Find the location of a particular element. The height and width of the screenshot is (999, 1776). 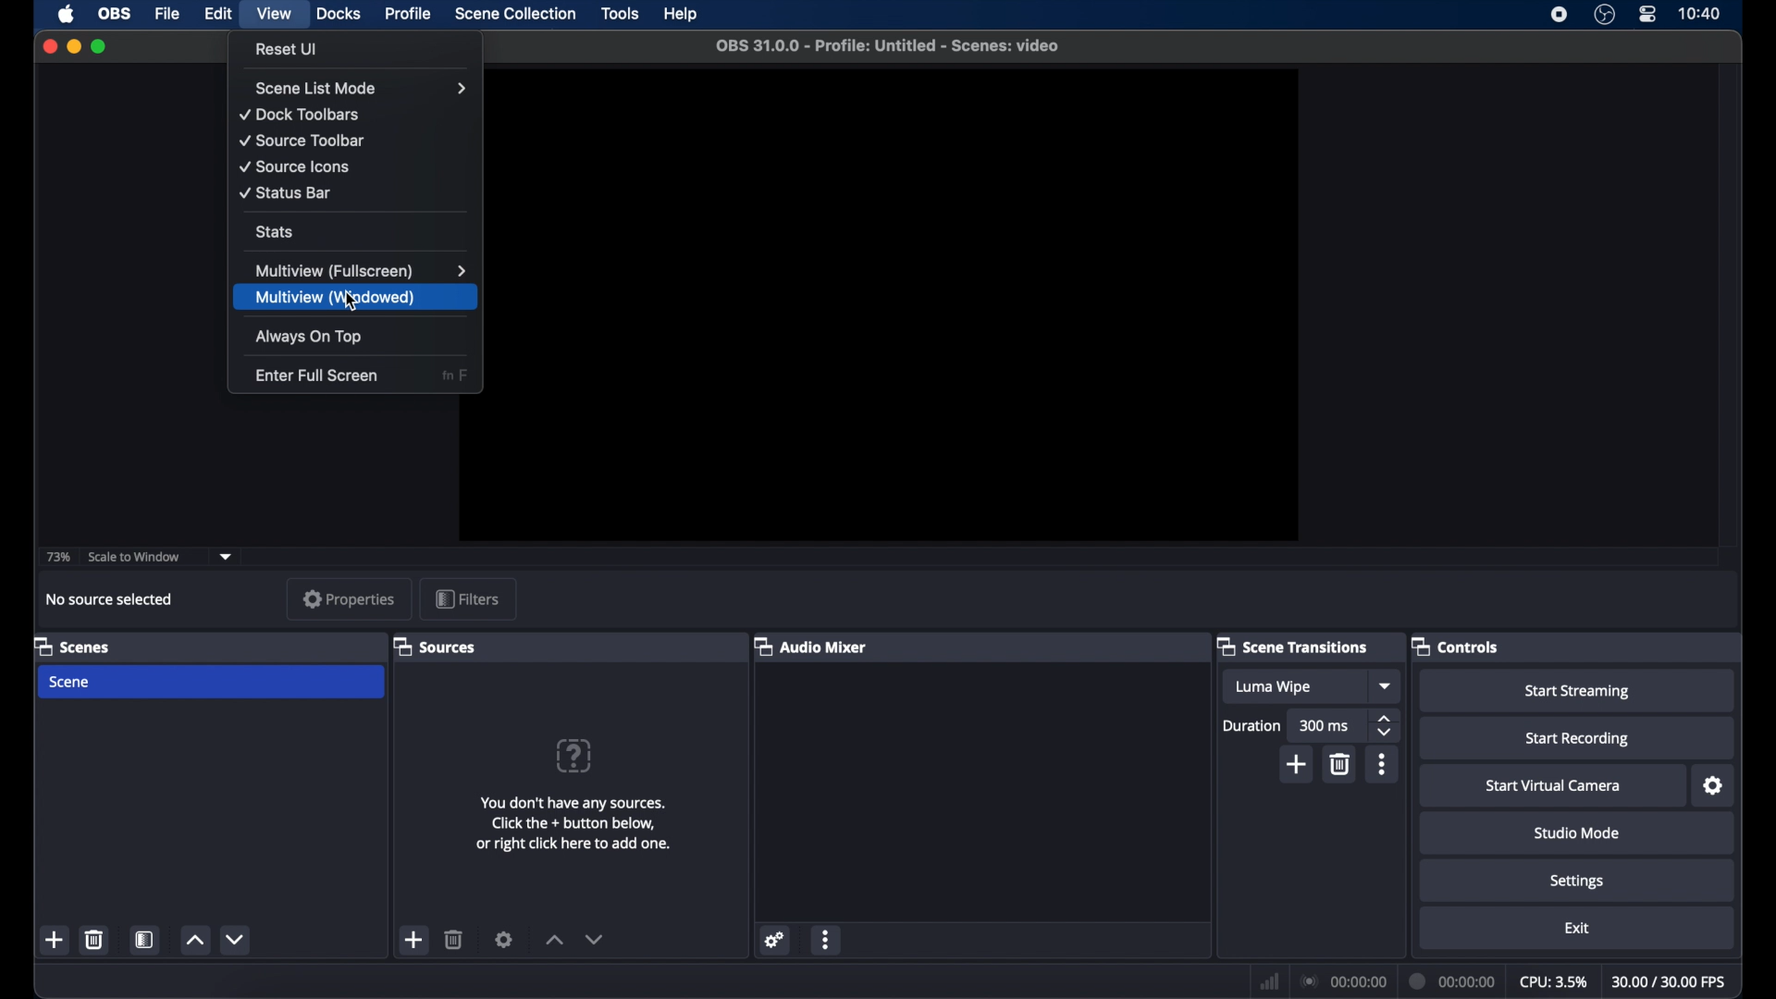

00:00:00 is located at coordinates (1345, 981).